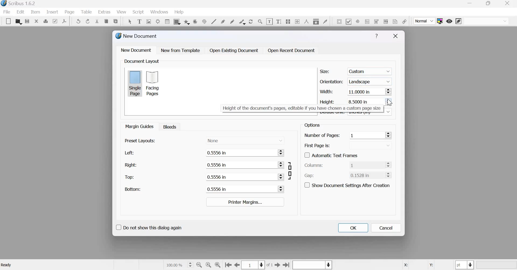  What do you see at coordinates (404, 21) in the screenshot?
I see `link annotation` at bounding box center [404, 21].